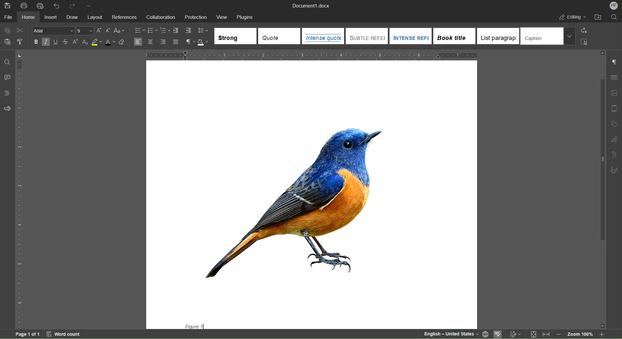 The height and width of the screenshot is (339, 622). What do you see at coordinates (7, 5) in the screenshot?
I see `Save` at bounding box center [7, 5].